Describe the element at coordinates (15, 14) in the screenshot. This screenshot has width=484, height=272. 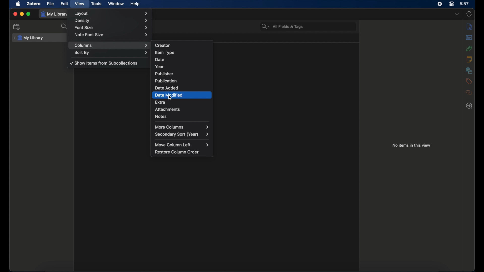
I see `close` at that location.